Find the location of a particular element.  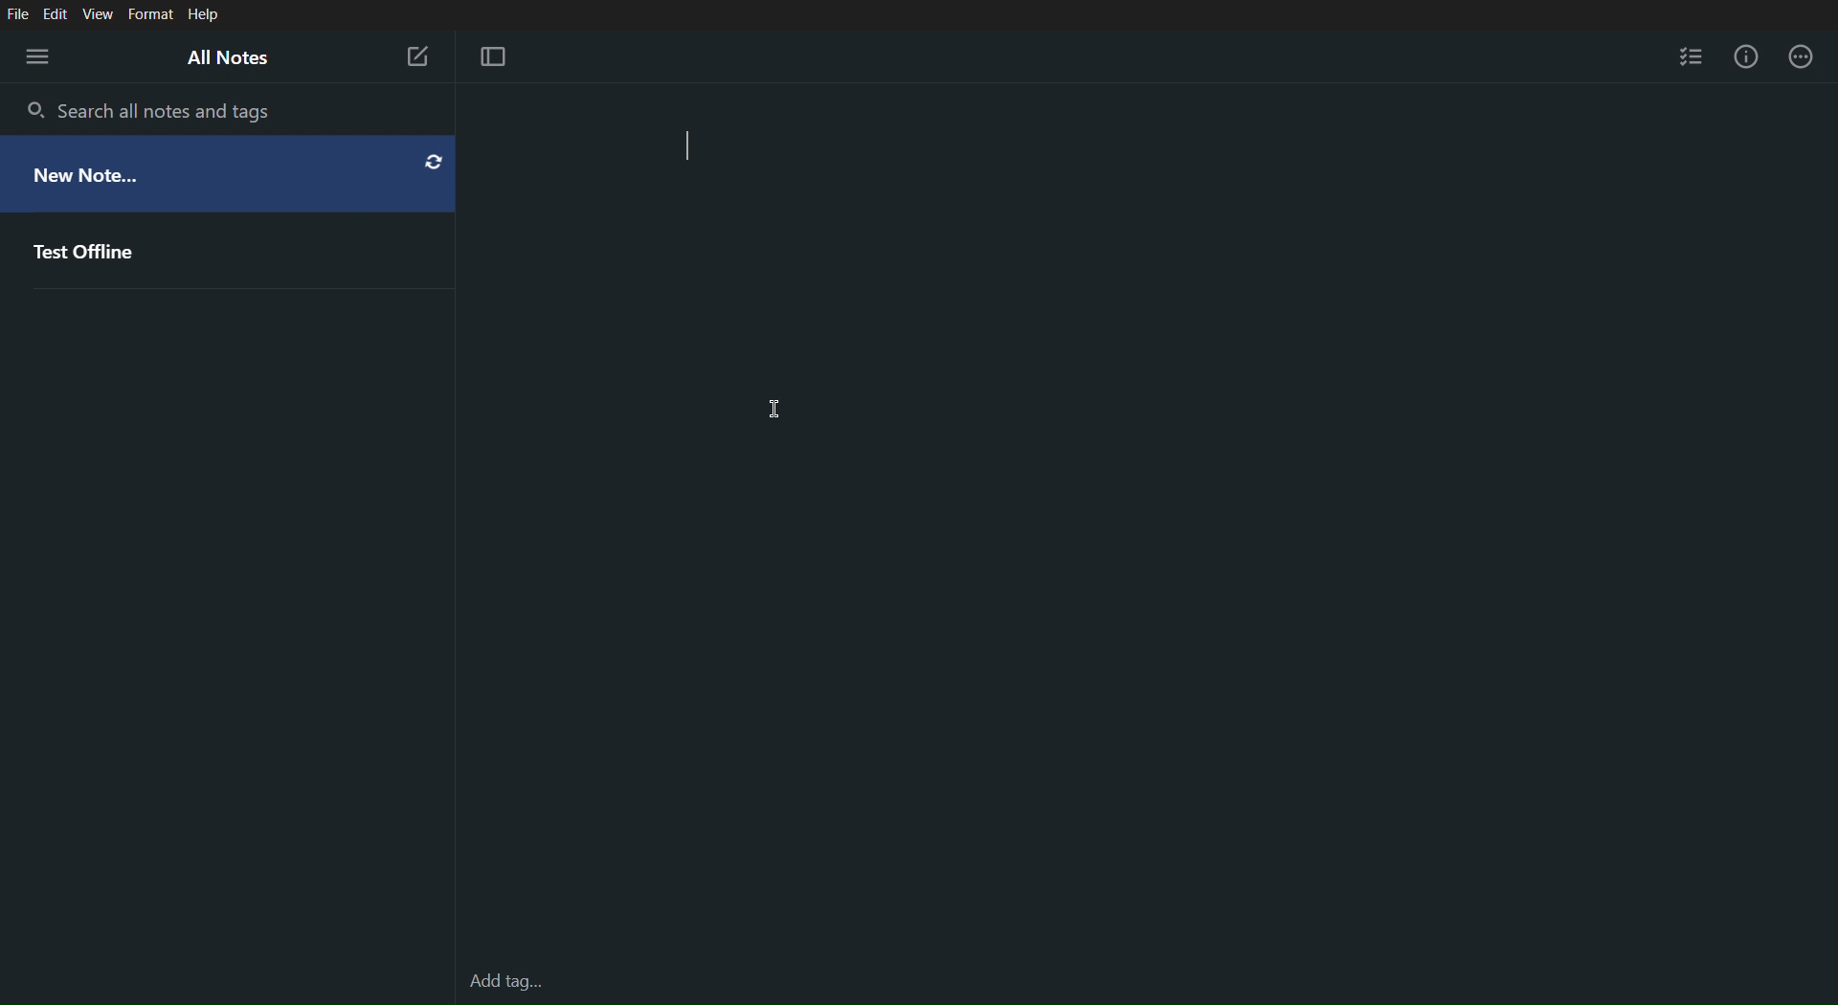

All Notes is located at coordinates (237, 58).